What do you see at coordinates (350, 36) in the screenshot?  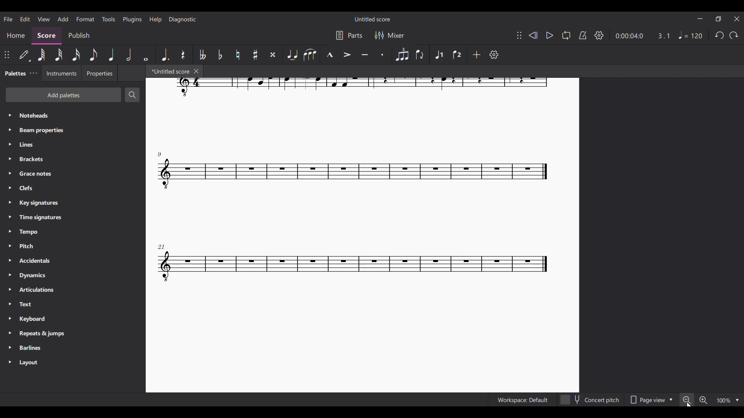 I see `Parts settings` at bounding box center [350, 36].